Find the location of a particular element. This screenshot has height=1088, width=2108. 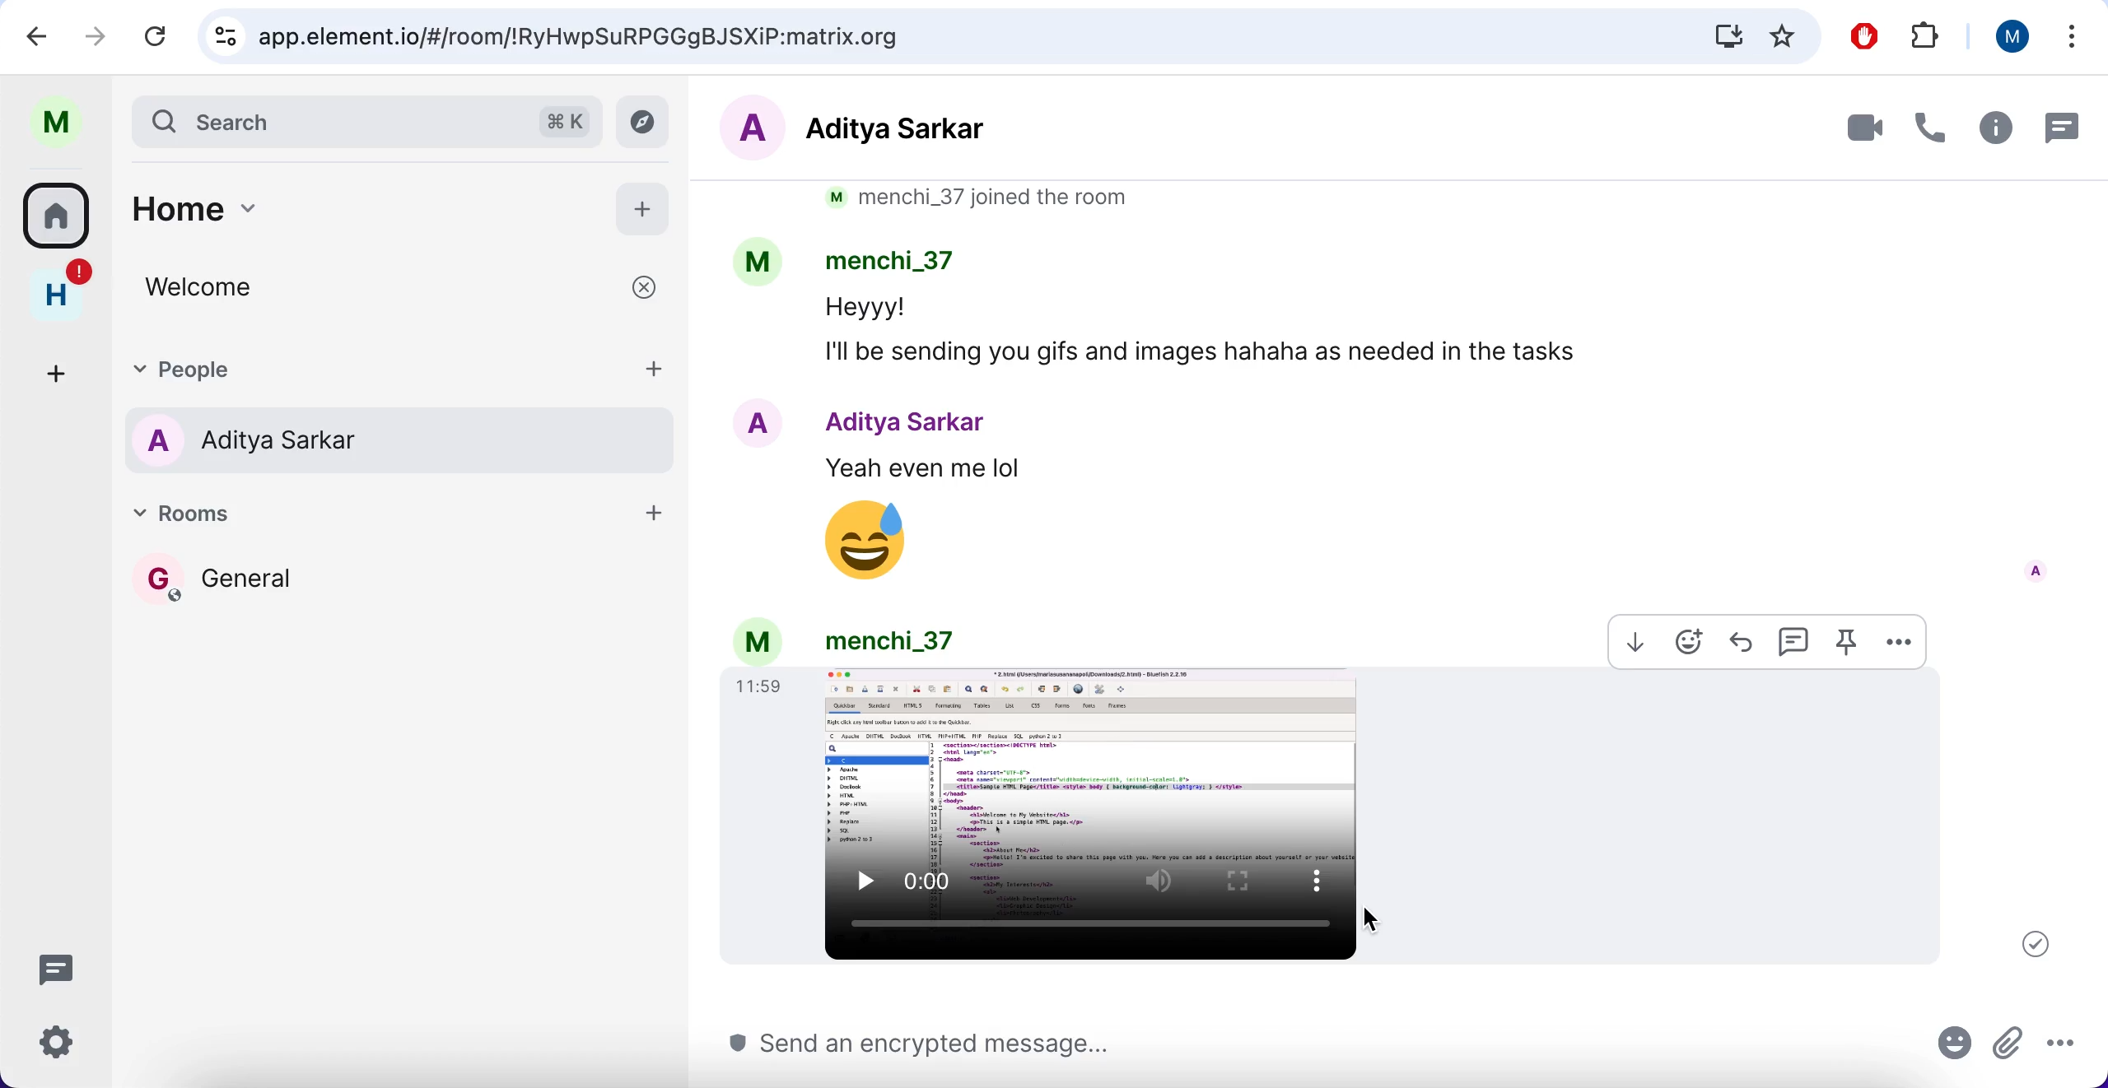

cursor is located at coordinates (1373, 918).